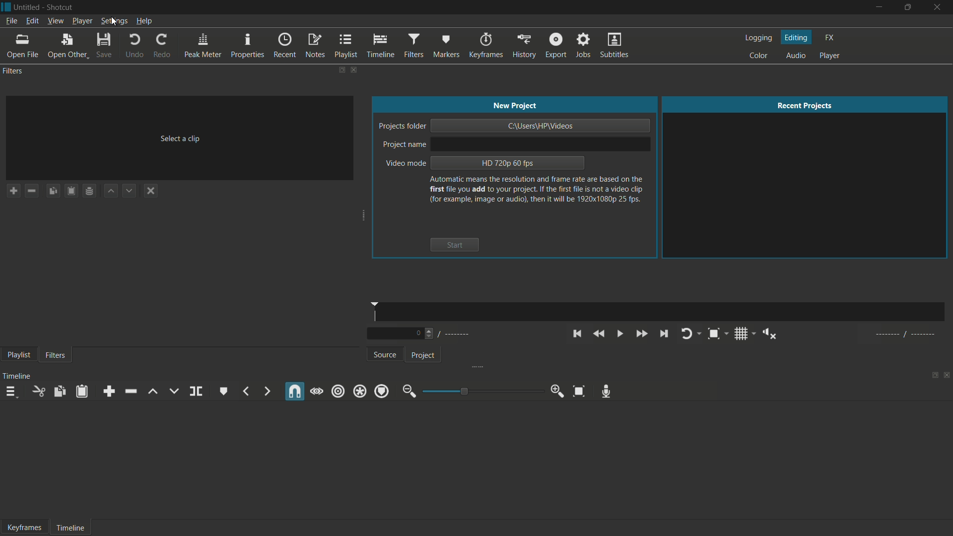 This screenshot has width=953, height=536. I want to click on jobs, so click(584, 45).